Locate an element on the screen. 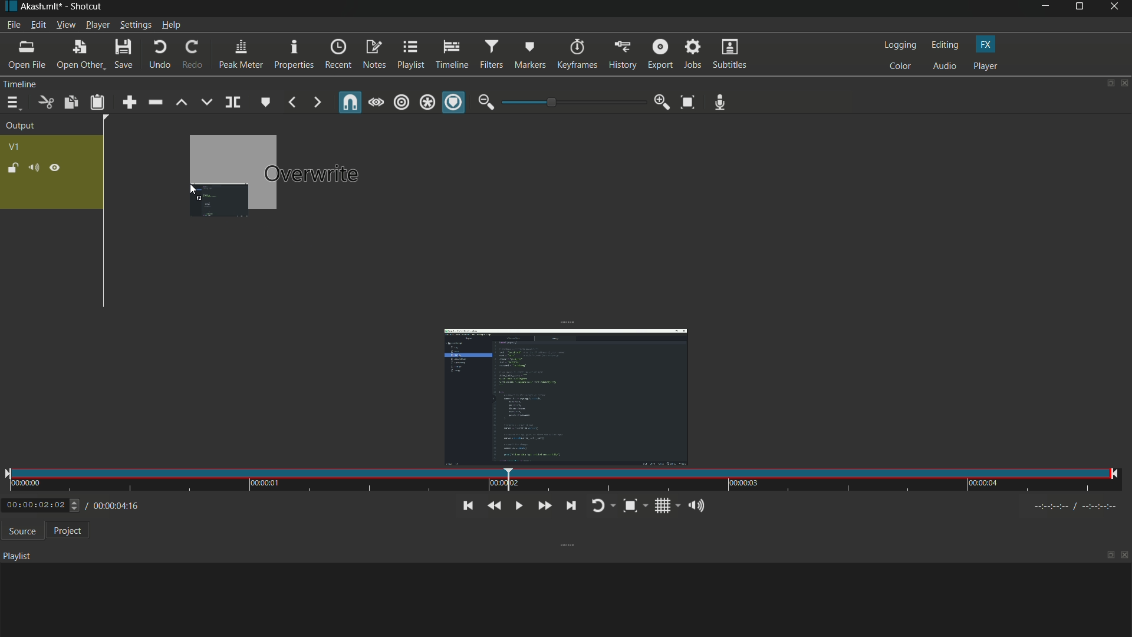 The height and width of the screenshot is (637, 1132). hide is located at coordinates (54, 168).